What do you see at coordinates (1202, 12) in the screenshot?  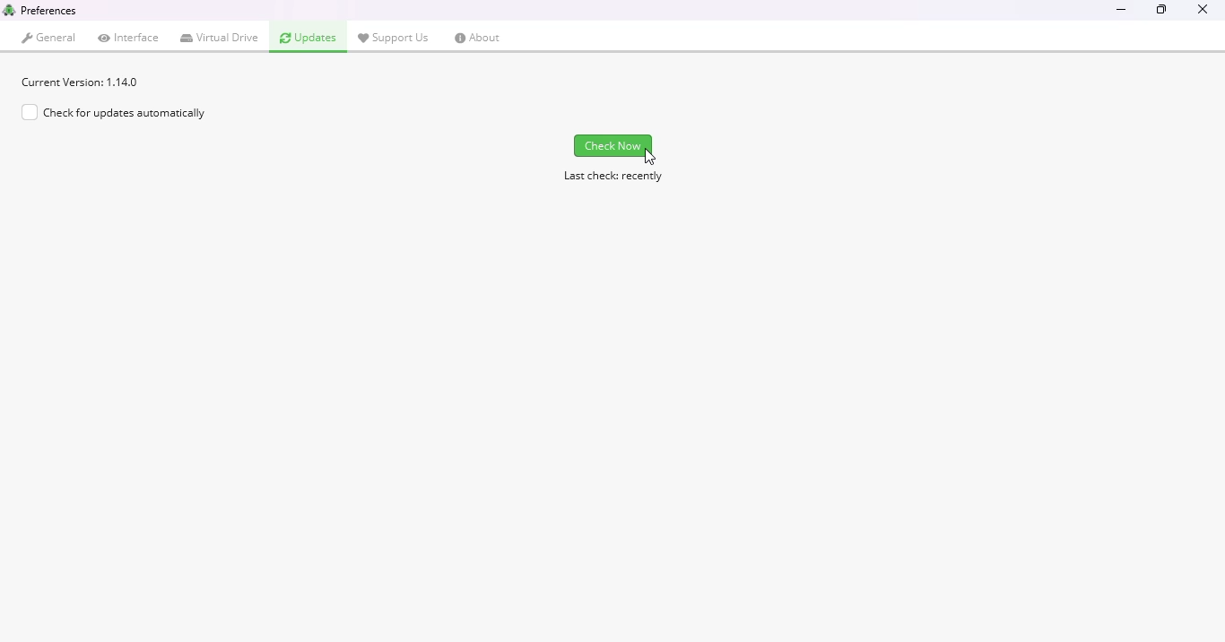 I see `close` at bounding box center [1202, 12].